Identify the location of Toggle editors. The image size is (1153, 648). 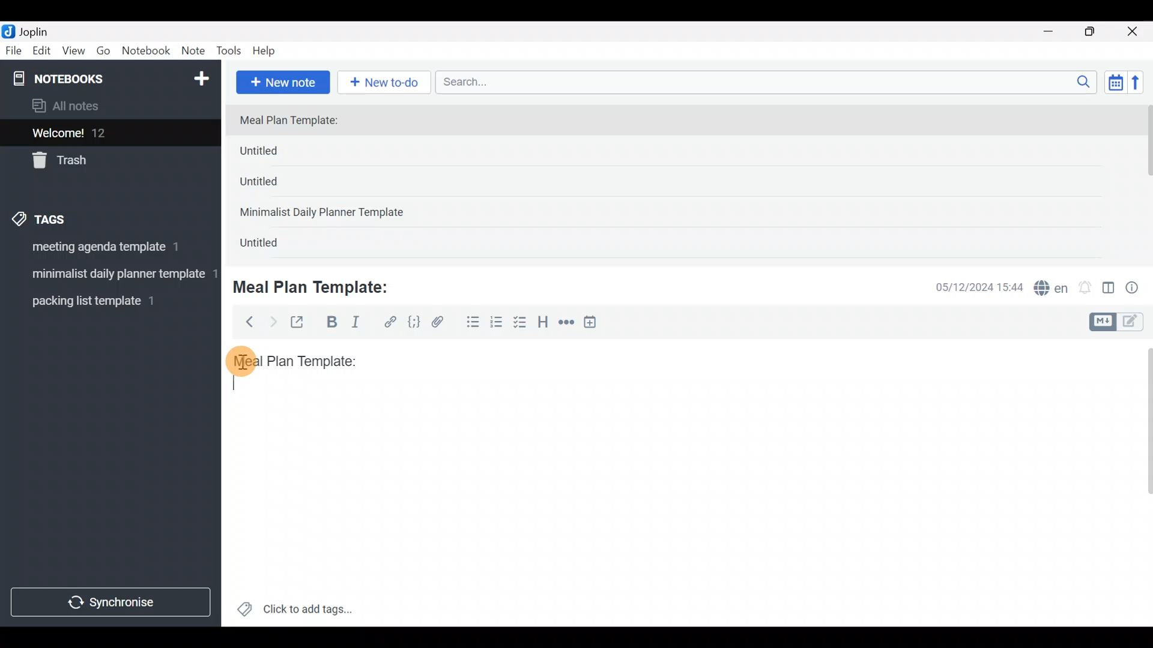
(1119, 320).